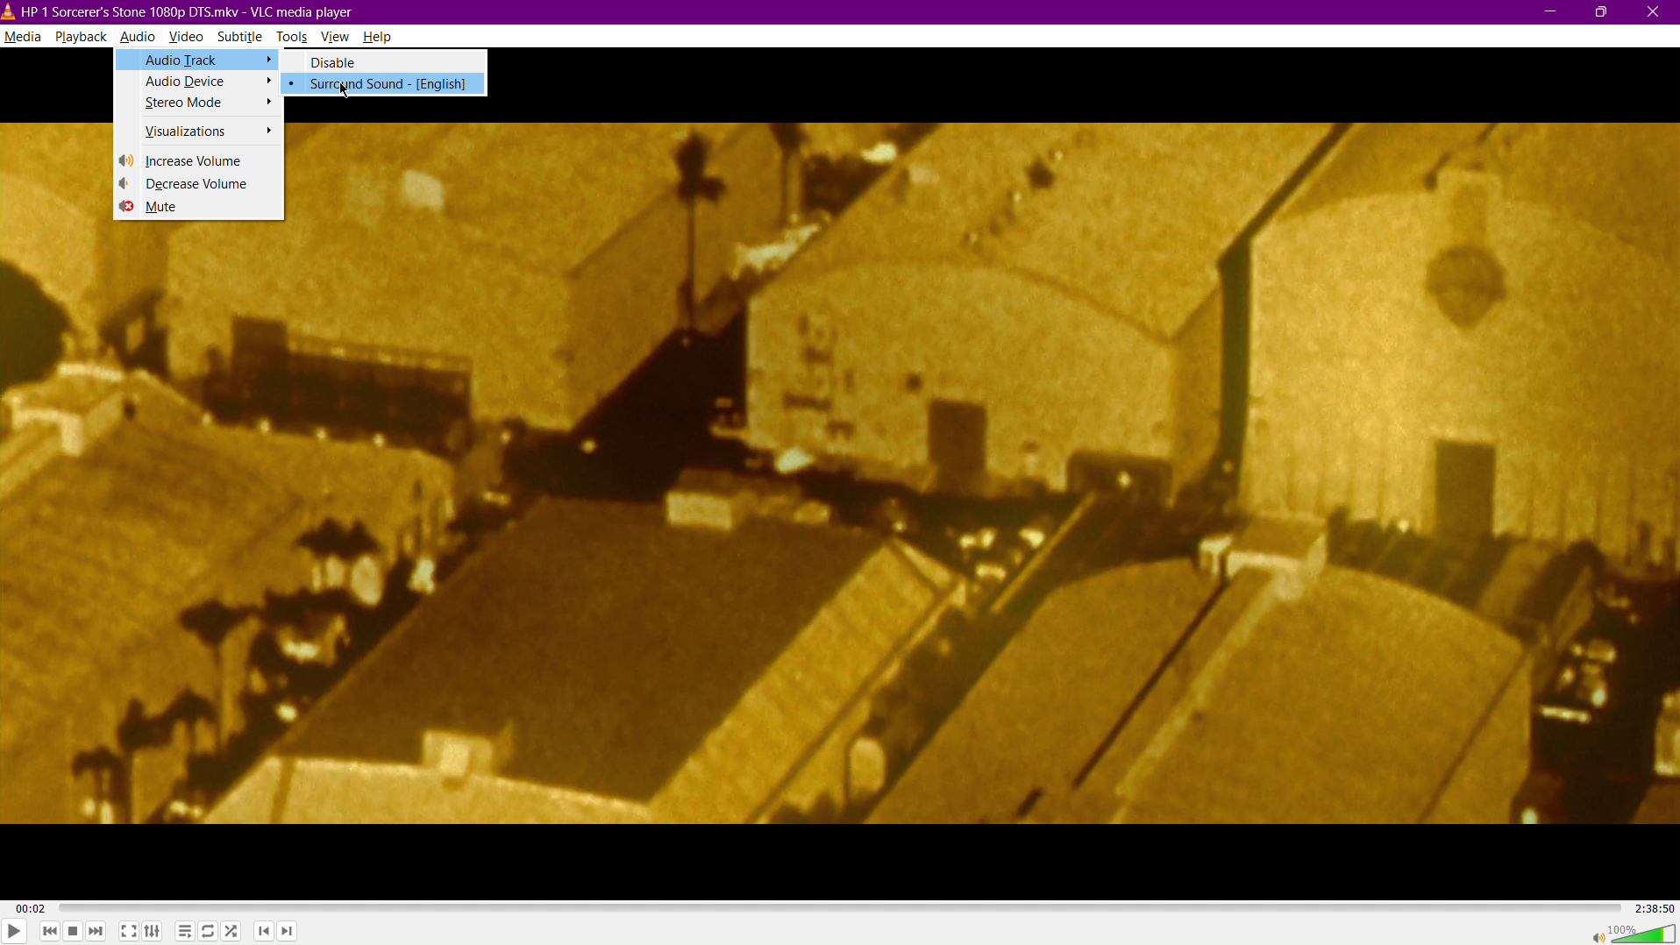  I want to click on Last Chapter, so click(265, 934).